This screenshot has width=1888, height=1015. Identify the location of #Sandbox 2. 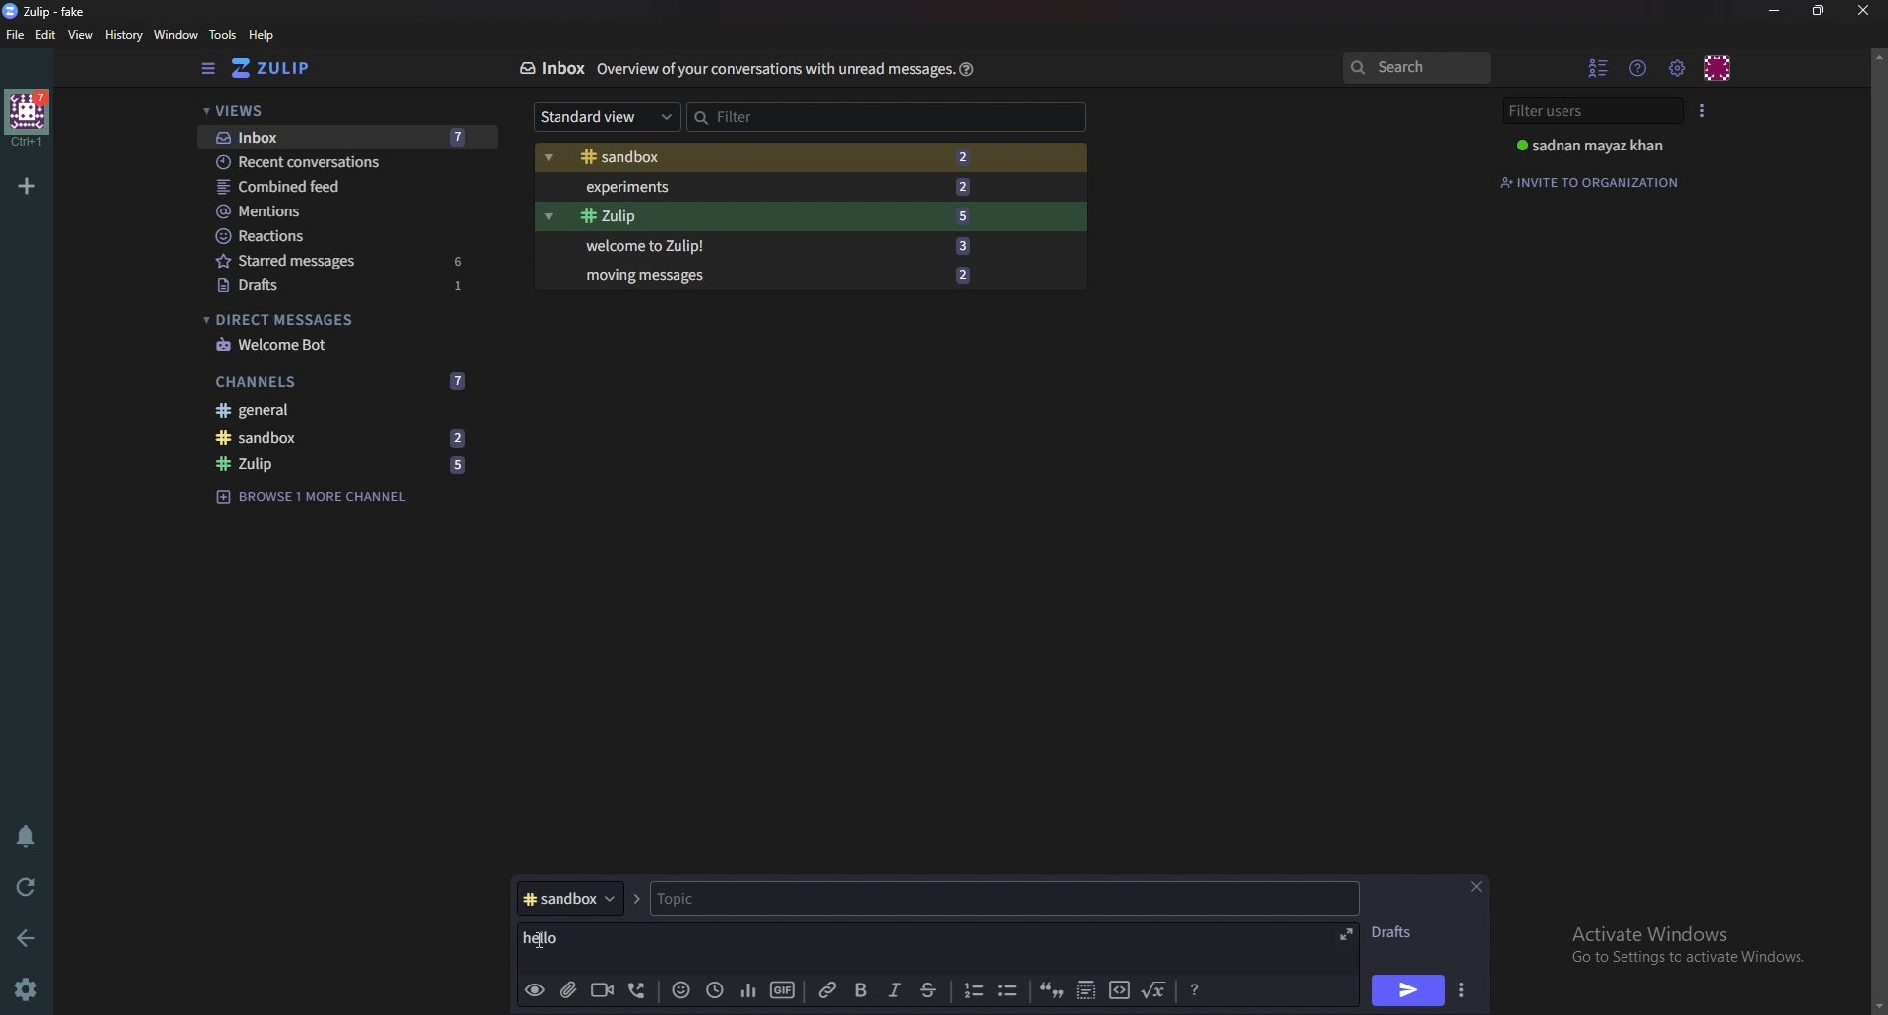
(769, 156).